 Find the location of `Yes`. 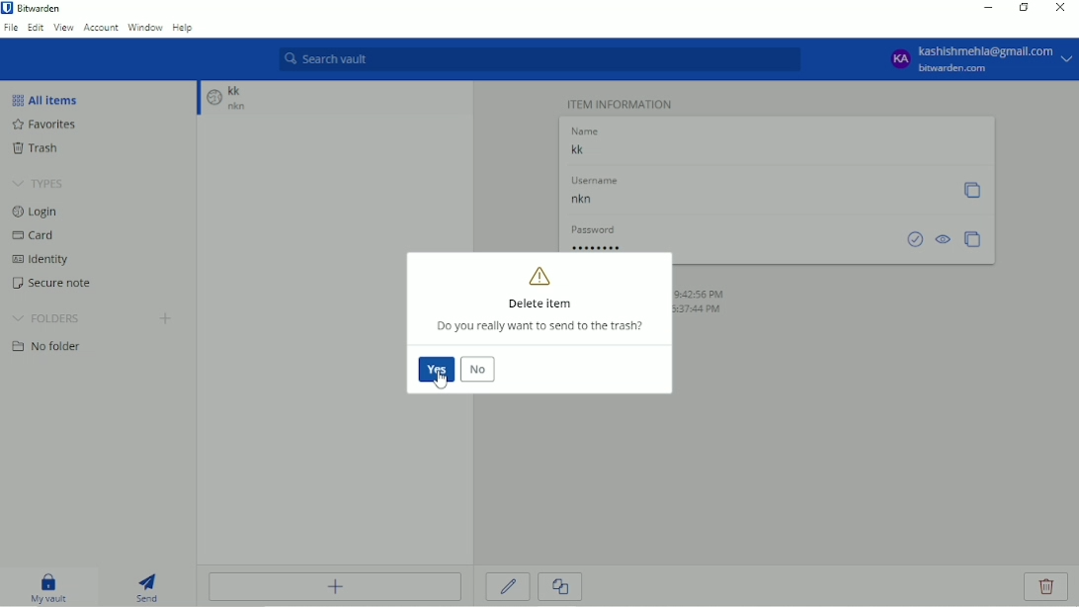

Yes is located at coordinates (436, 371).